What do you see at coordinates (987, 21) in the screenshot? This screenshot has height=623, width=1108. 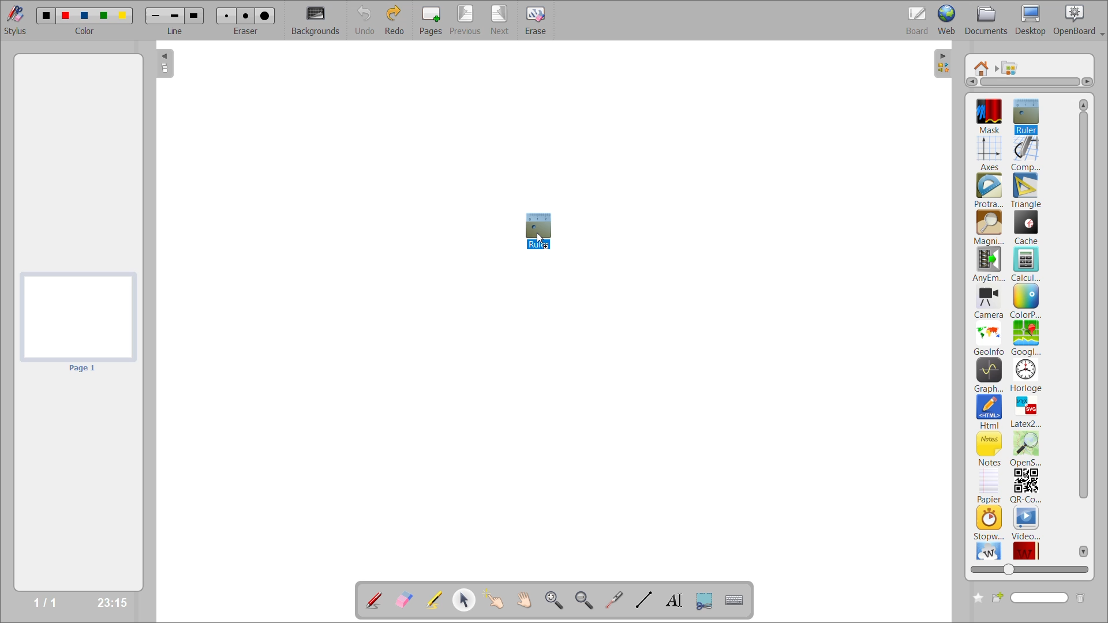 I see `documents` at bounding box center [987, 21].